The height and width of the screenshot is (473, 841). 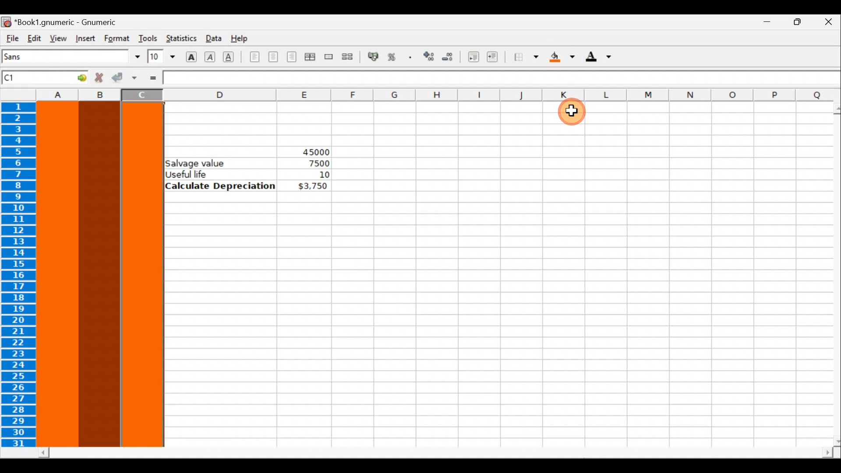 What do you see at coordinates (576, 114) in the screenshot?
I see `Cursor` at bounding box center [576, 114].